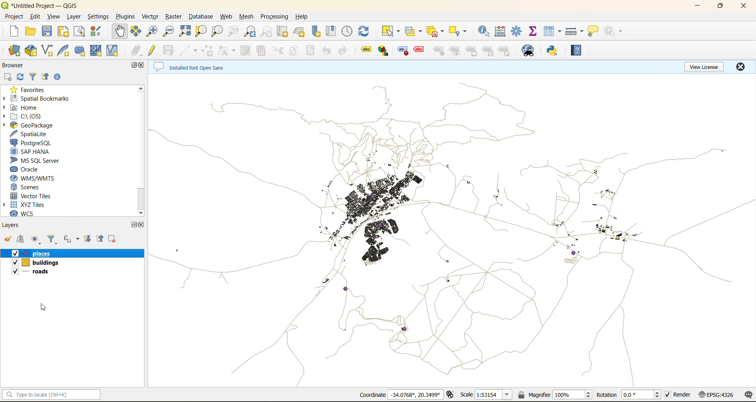  Describe the element at coordinates (16, 66) in the screenshot. I see `browser` at that location.